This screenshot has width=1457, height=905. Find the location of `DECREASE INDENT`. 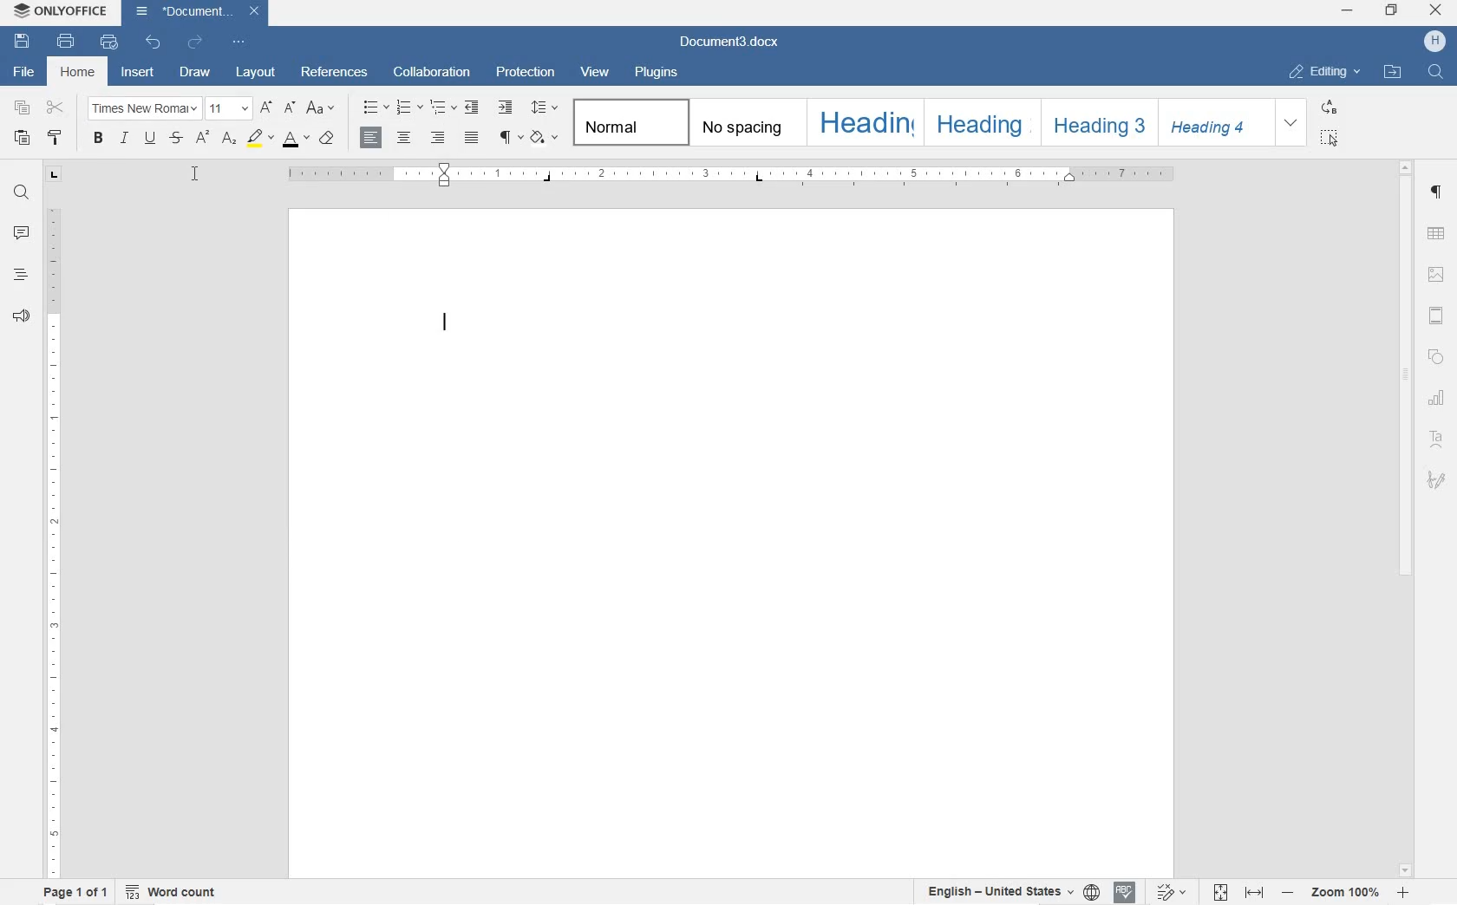

DECREASE INDENT is located at coordinates (472, 108).